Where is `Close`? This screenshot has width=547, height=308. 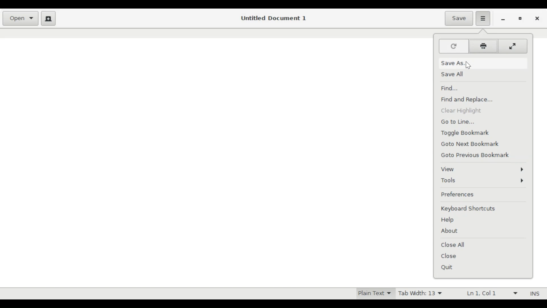
Close is located at coordinates (537, 19).